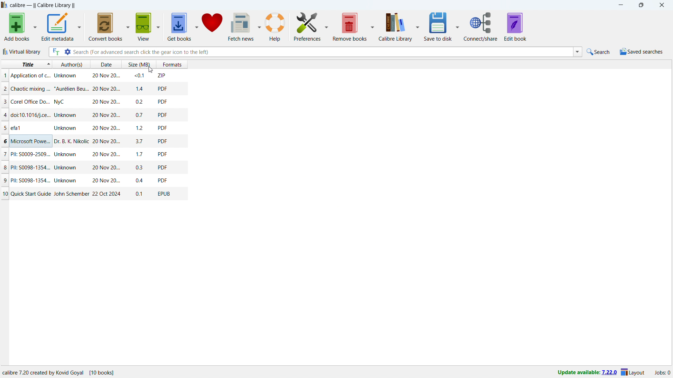 The width and height of the screenshot is (673, 378). I want to click on PDF, so click(164, 88).